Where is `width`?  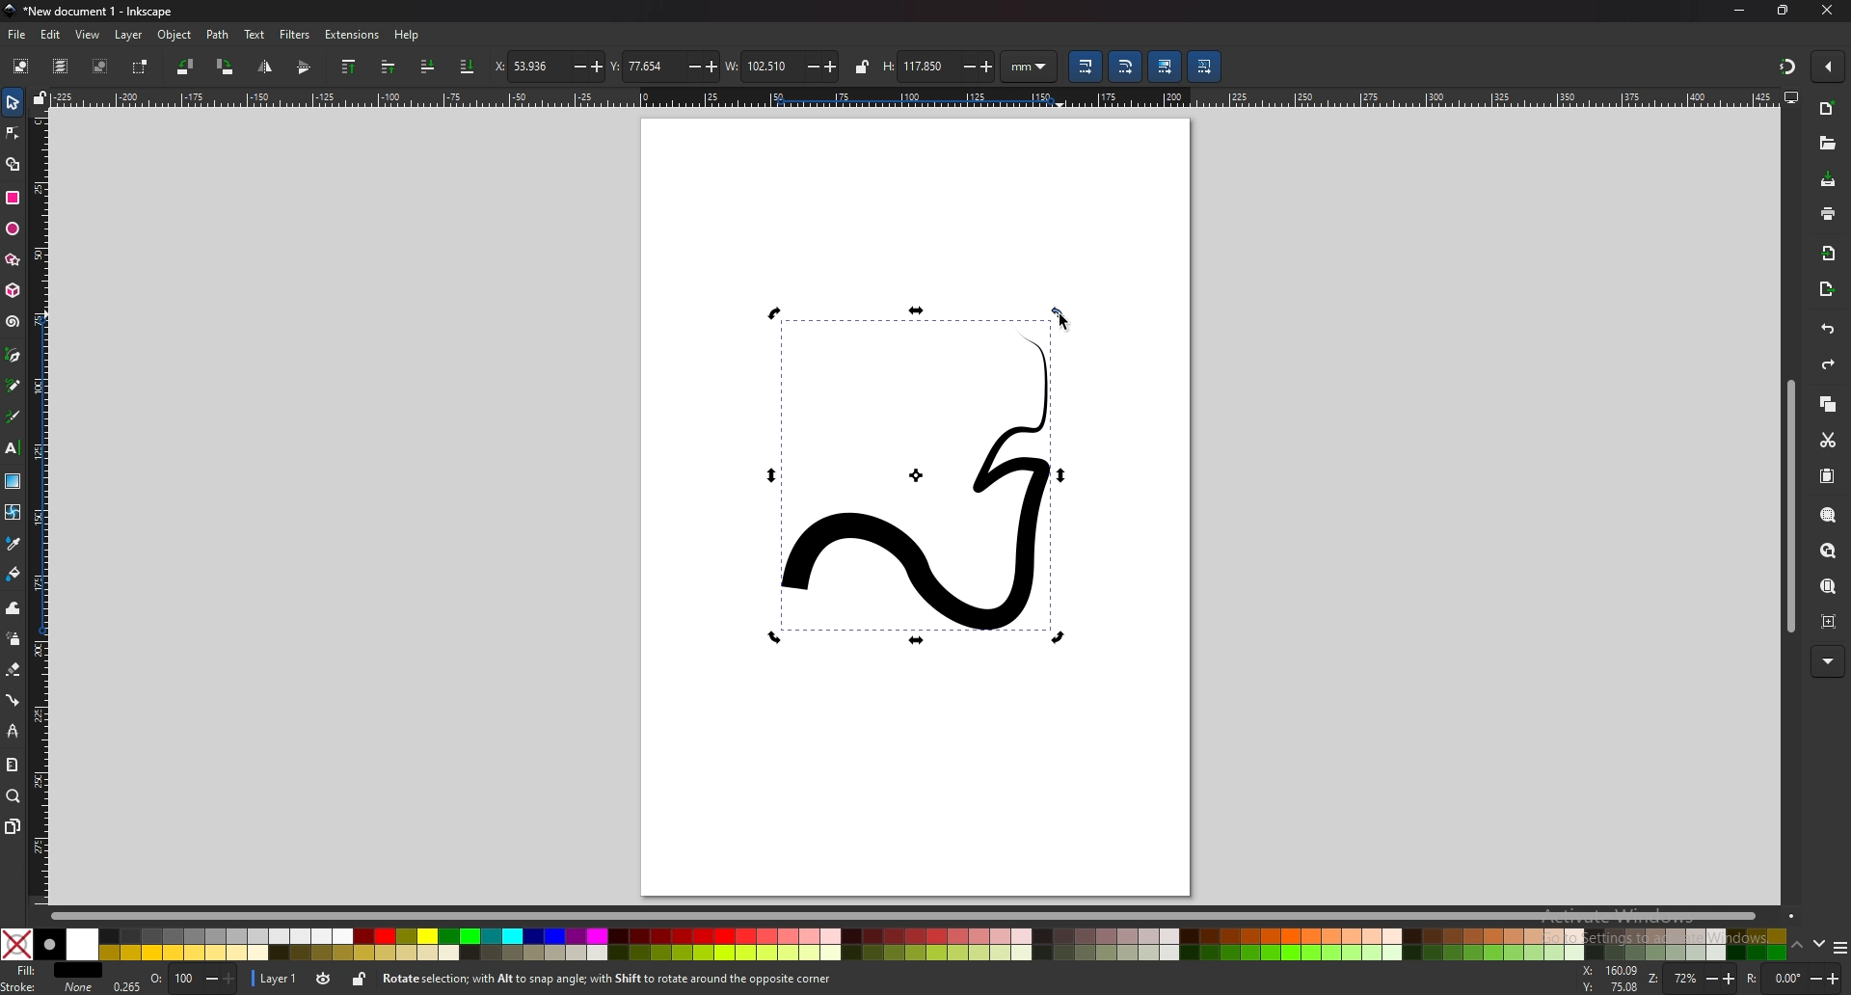 width is located at coordinates (781, 67).